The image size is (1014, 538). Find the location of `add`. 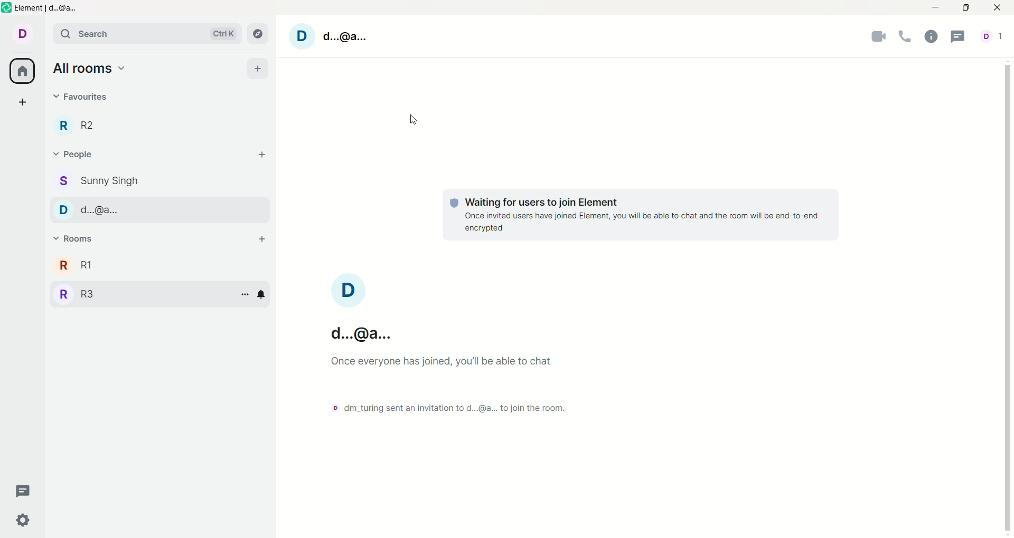

add is located at coordinates (258, 69).